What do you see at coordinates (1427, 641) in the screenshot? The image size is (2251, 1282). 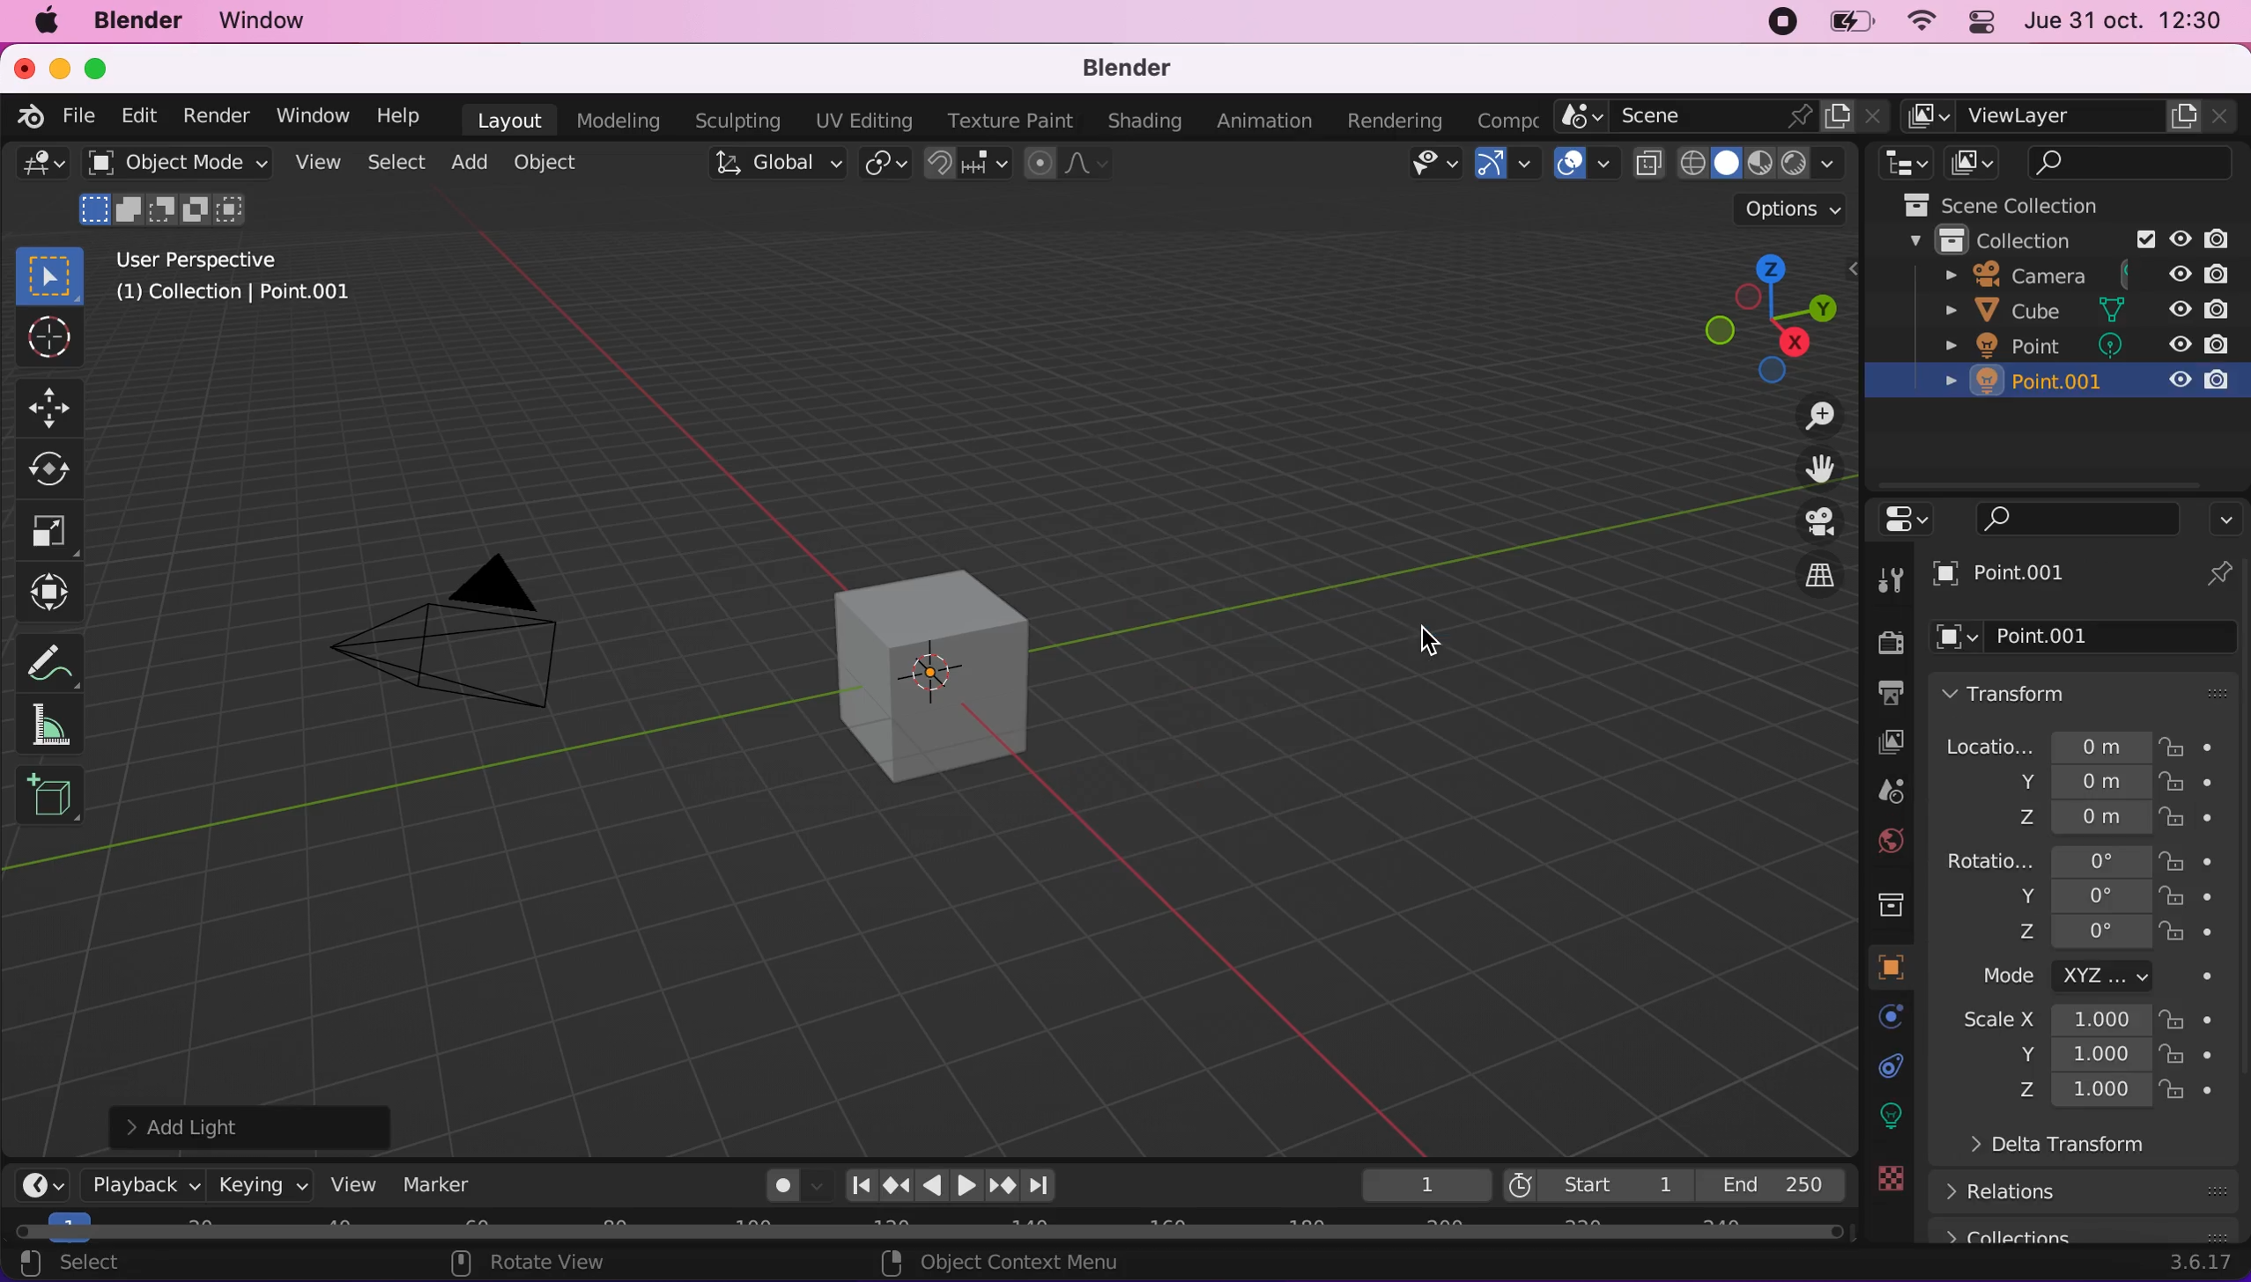 I see `cursor` at bounding box center [1427, 641].